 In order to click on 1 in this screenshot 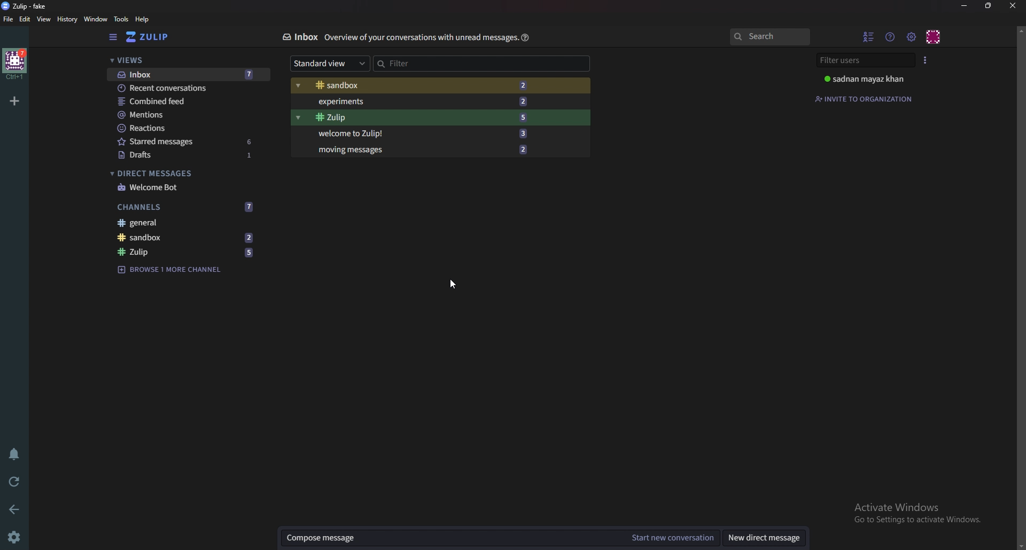, I will do `click(256, 158)`.